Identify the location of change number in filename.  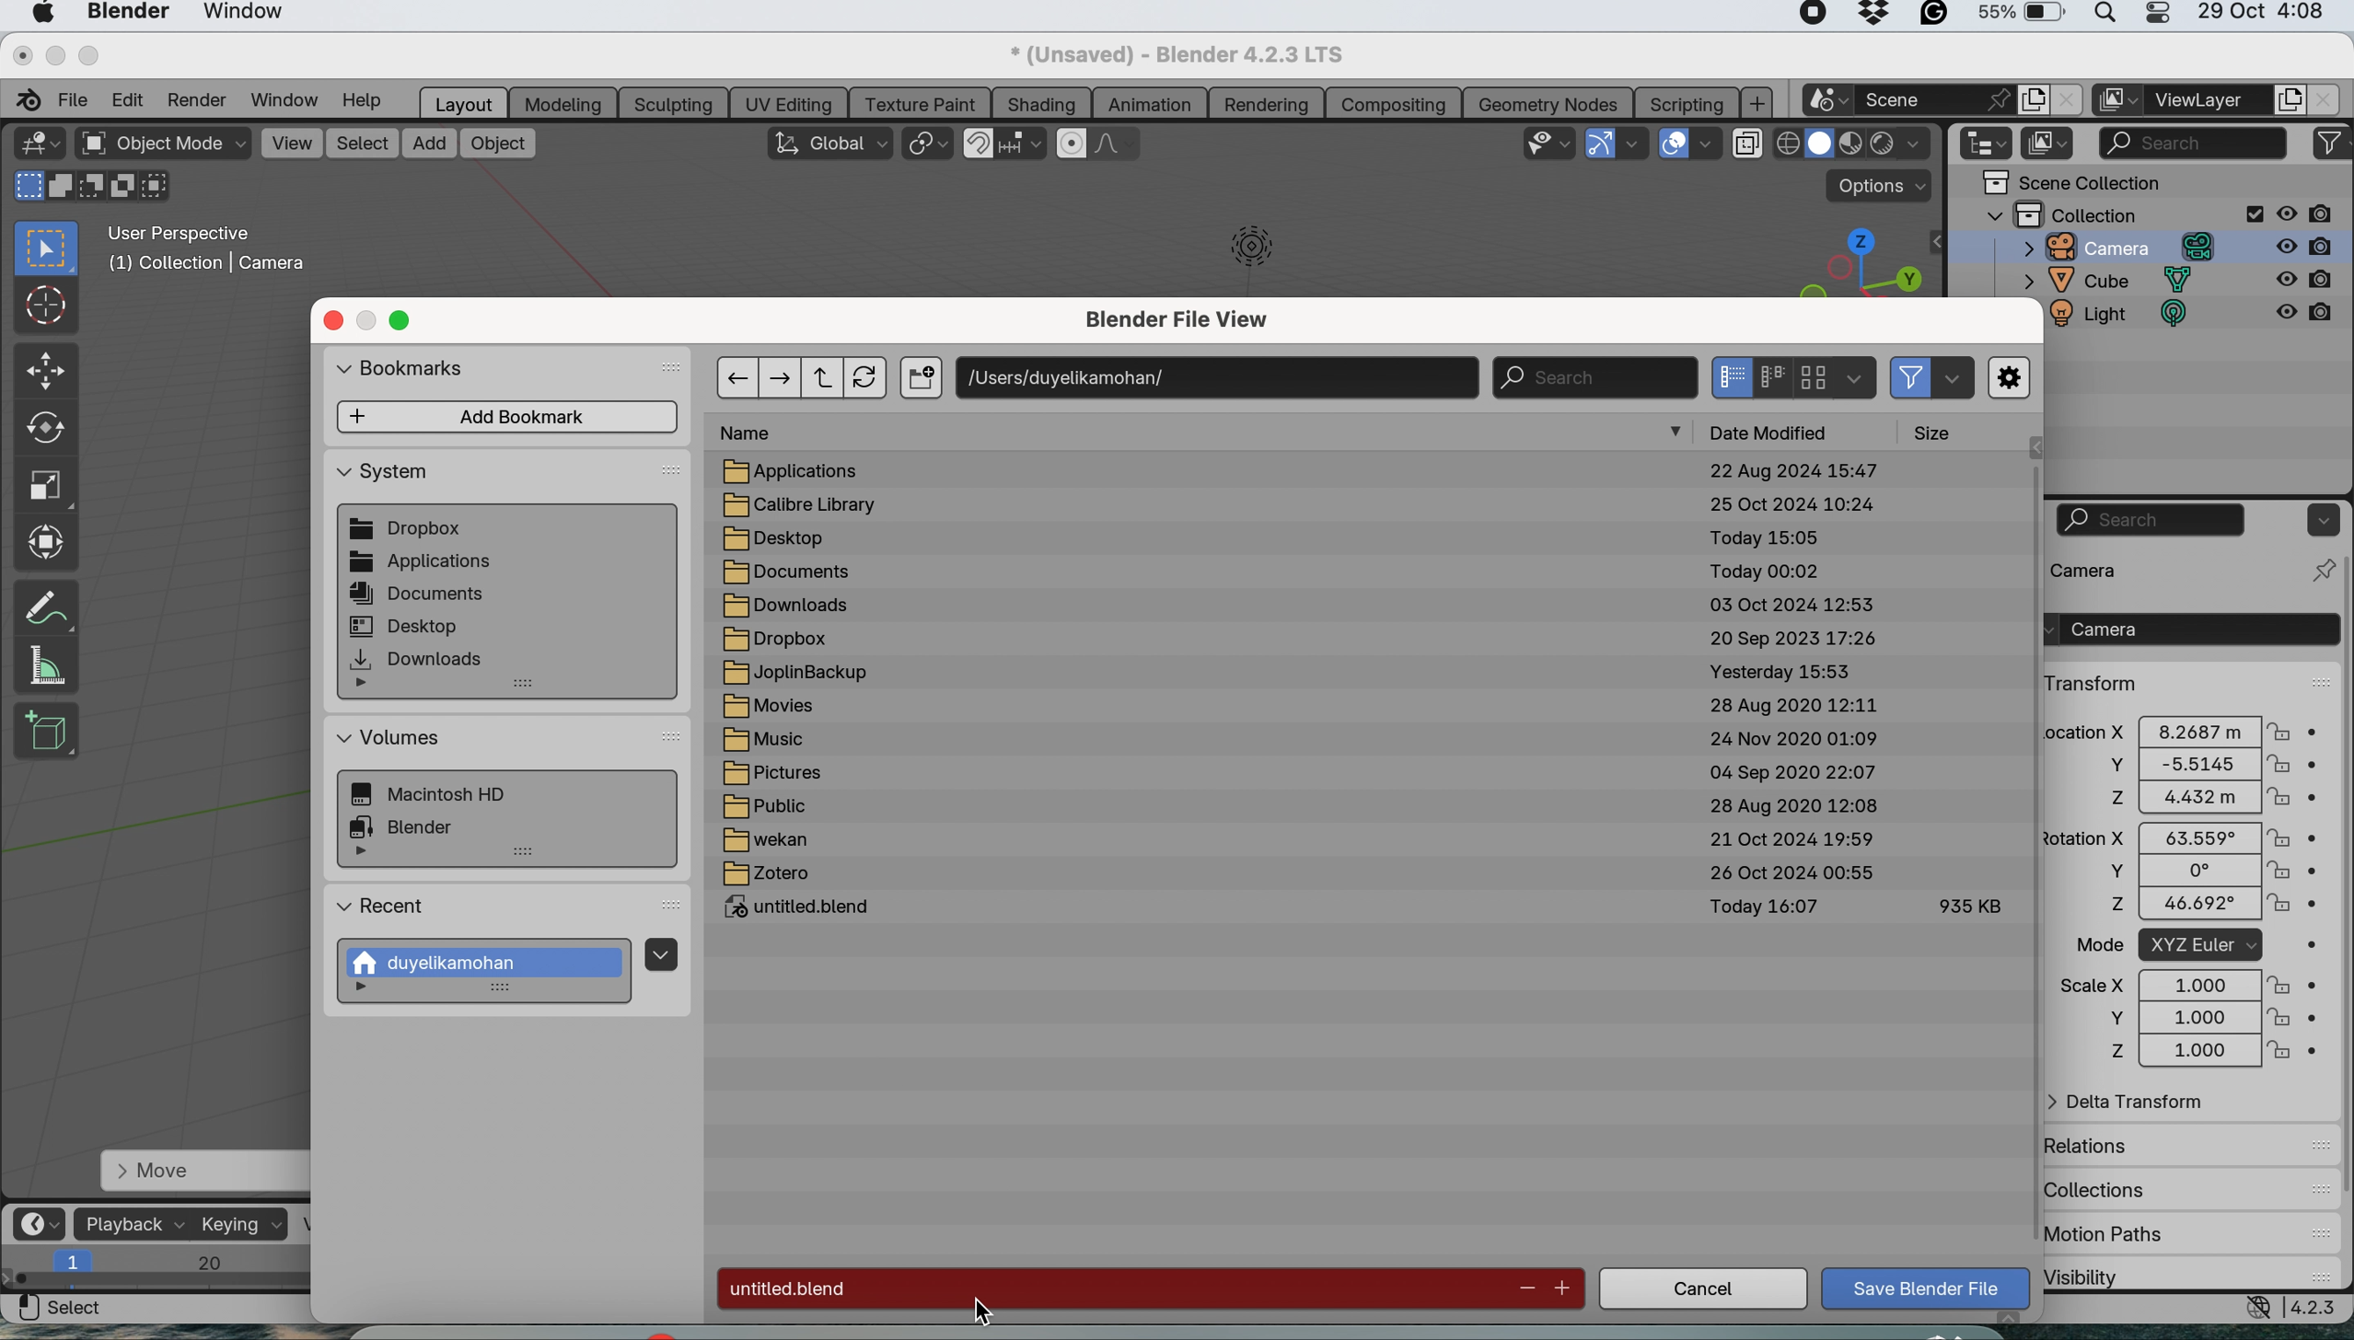
(1545, 1288).